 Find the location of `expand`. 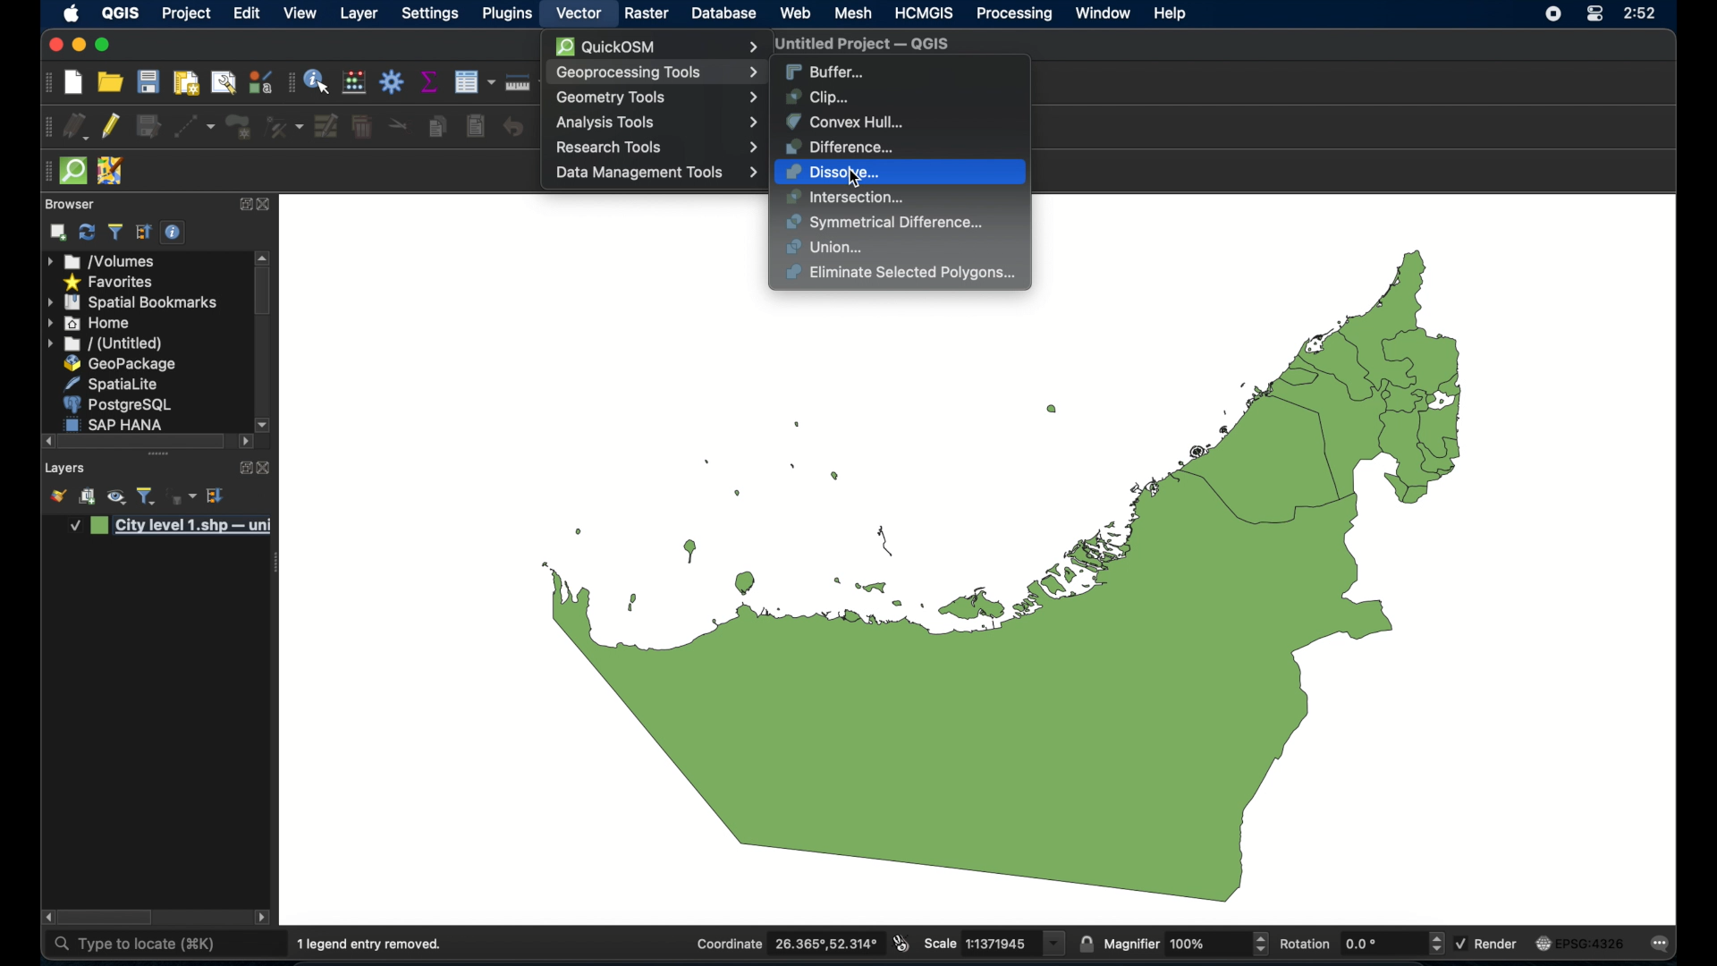

expand is located at coordinates (241, 466).